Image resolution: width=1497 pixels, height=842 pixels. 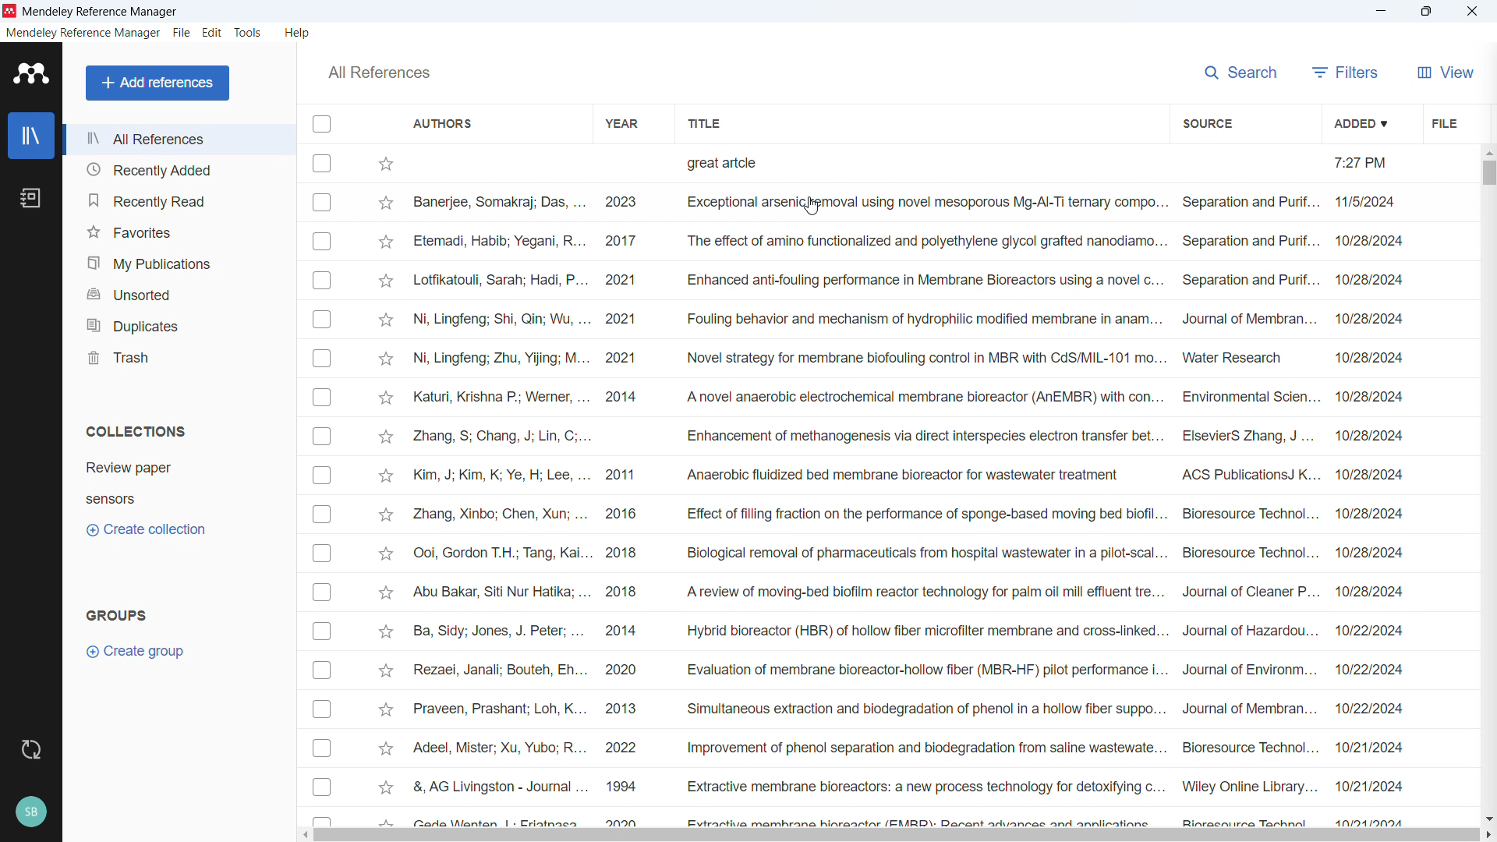 What do you see at coordinates (1425, 12) in the screenshot?
I see `Maximise ` at bounding box center [1425, 12].